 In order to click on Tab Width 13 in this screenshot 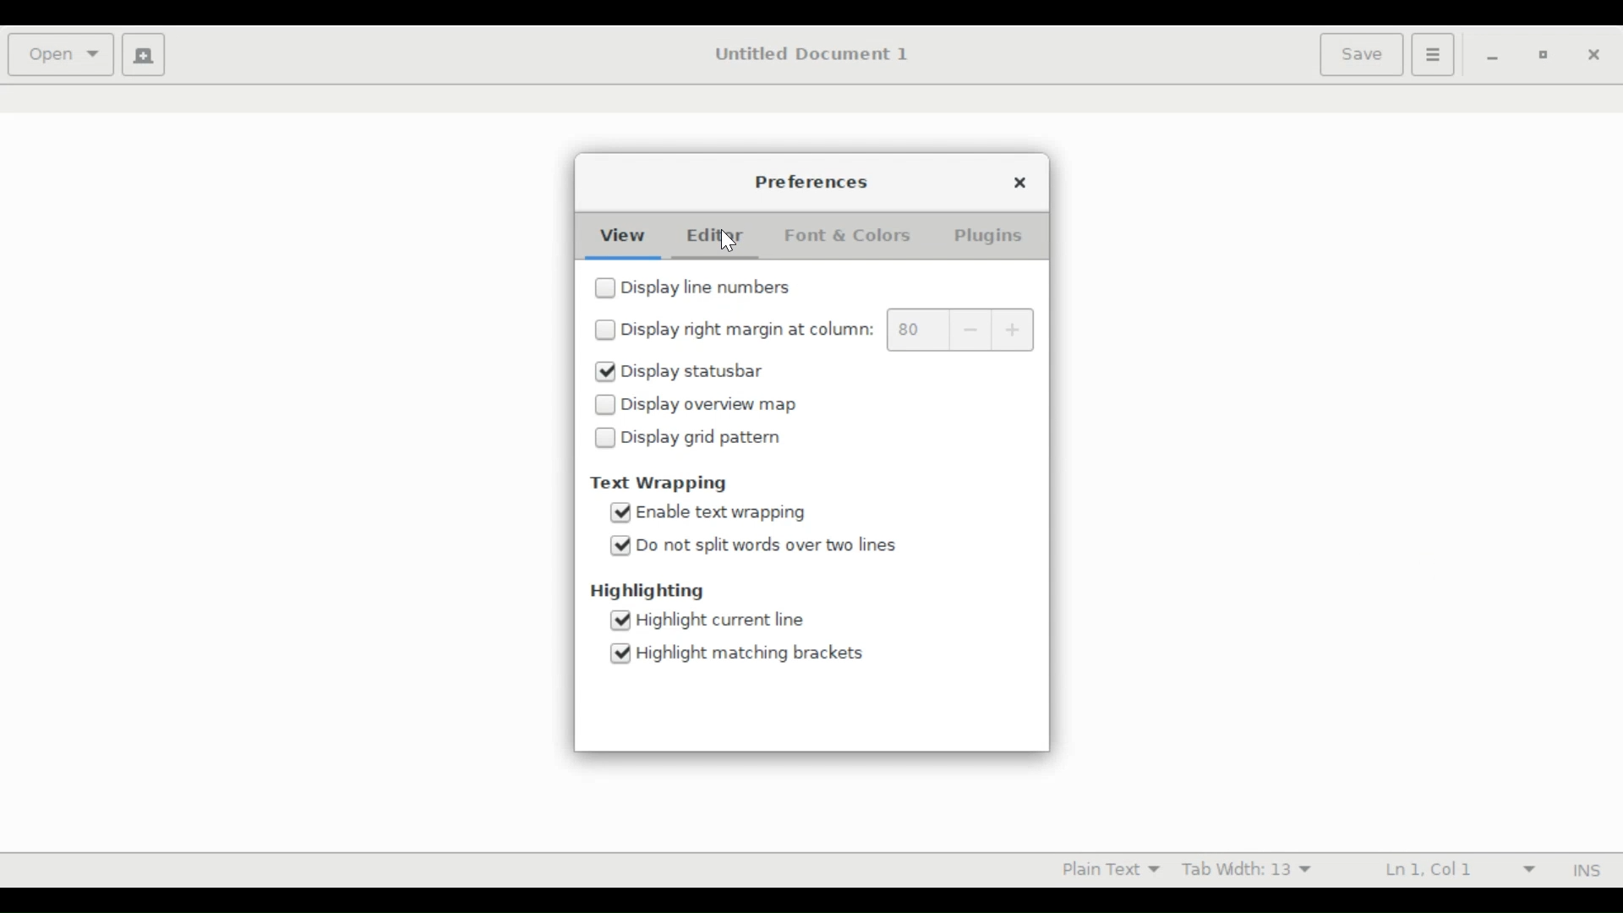, I will do `click(1250, 872)`.